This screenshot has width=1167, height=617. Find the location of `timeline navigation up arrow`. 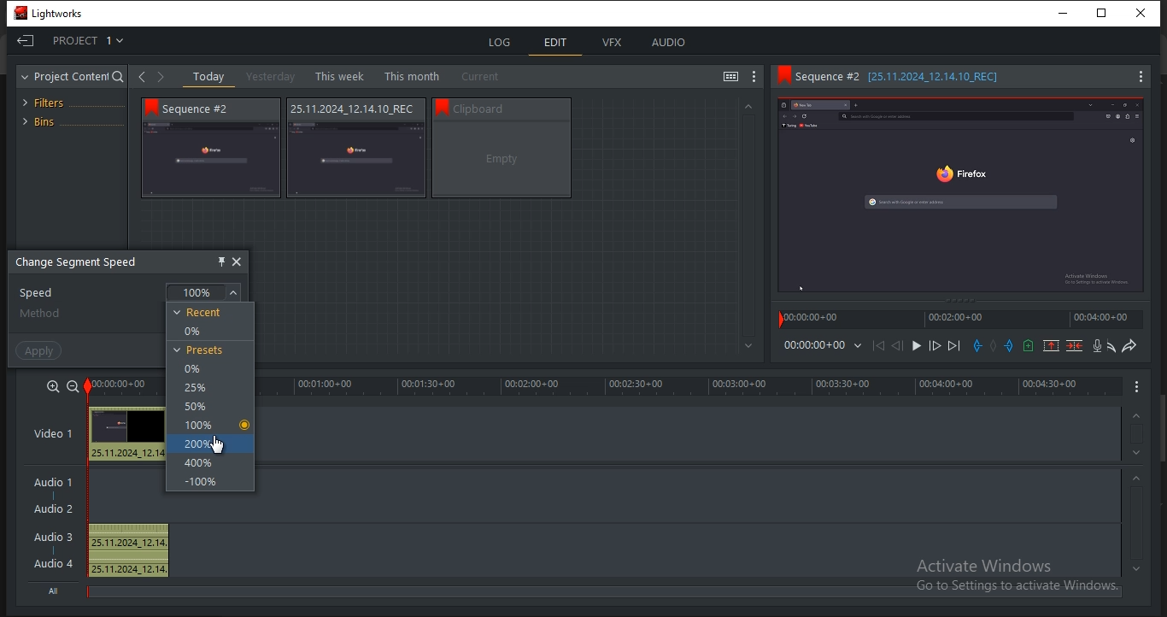

timeline navigation up arrow is located at coordinates (1143, 568).